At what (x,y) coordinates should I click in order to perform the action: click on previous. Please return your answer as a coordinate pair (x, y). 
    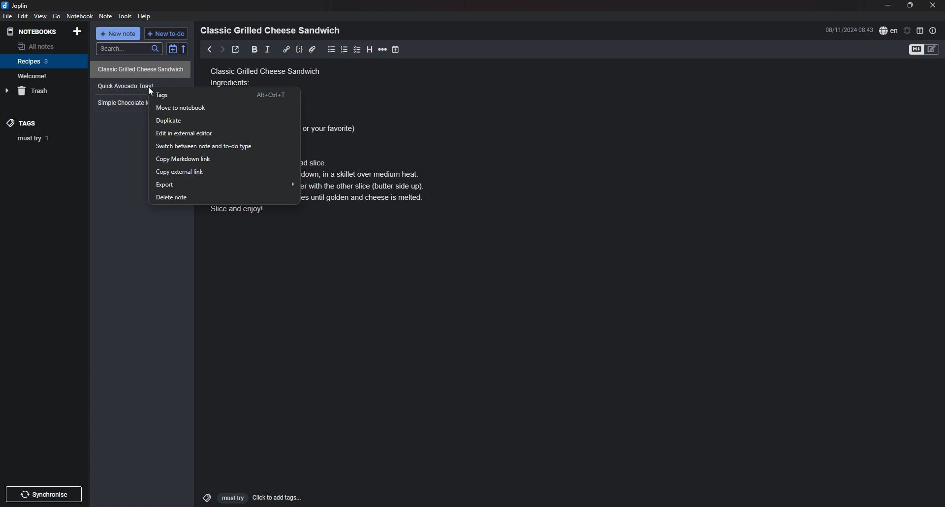
    Looking at the image, I should click on (210, 49).